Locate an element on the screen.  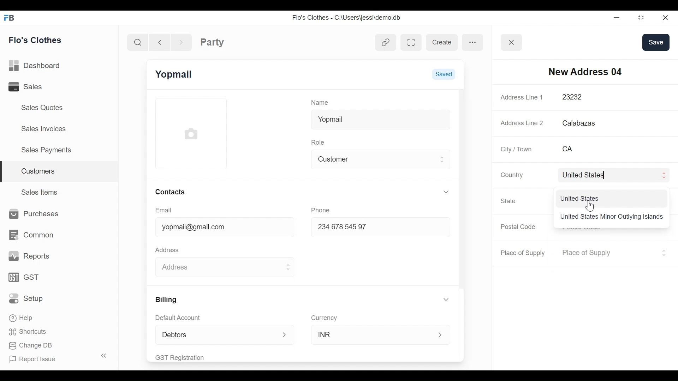
New Address 04 is located at coordinates (585, 71).